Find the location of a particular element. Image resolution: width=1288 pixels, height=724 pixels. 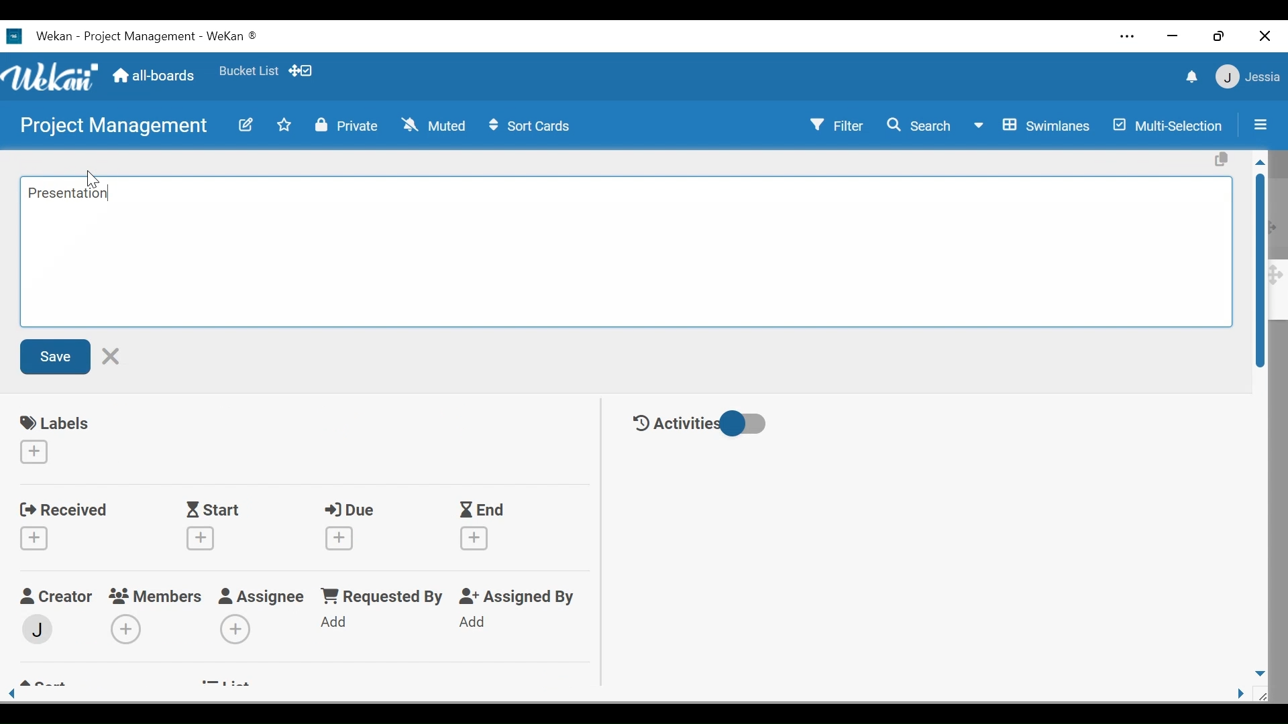

Add Requested By is located at coordinates (335, 623).